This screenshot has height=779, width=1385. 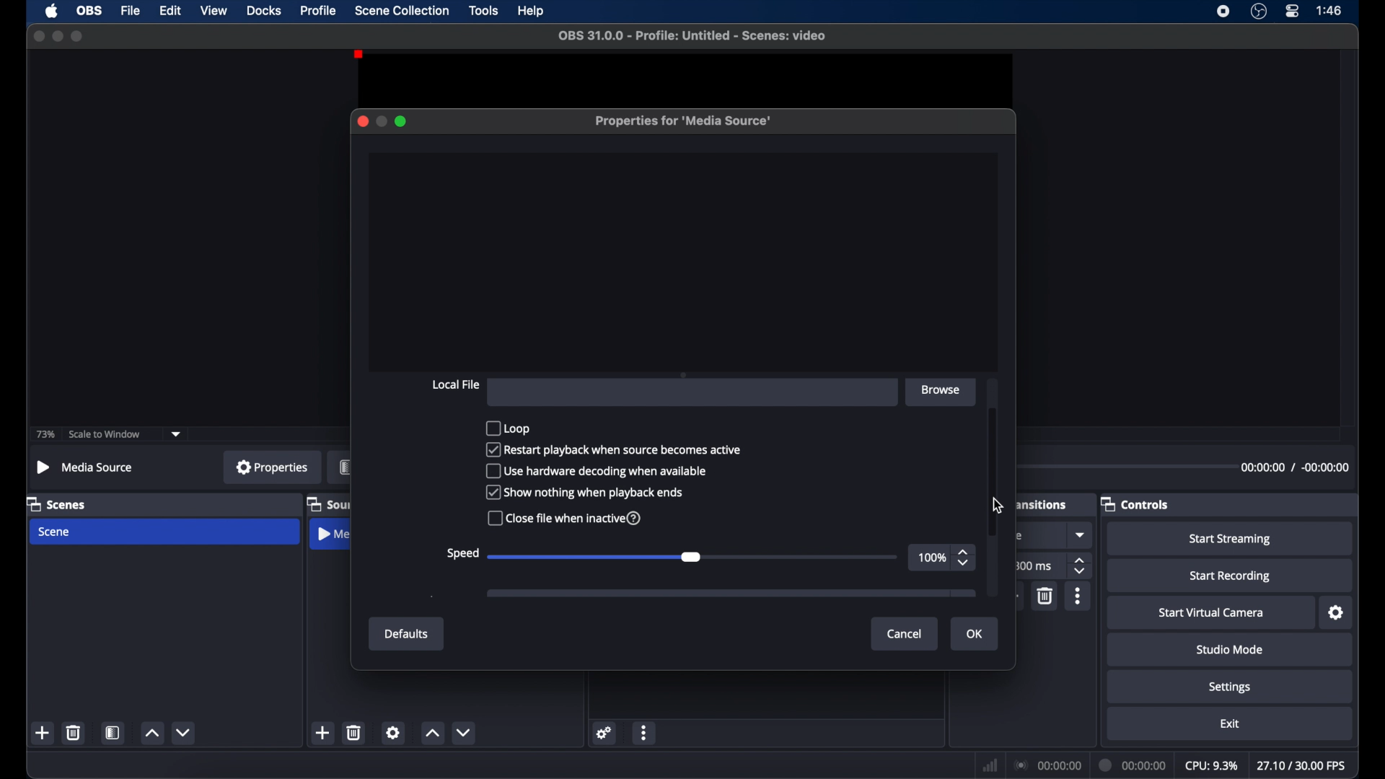 I want to click on decrement, so click(x=185, y=732).